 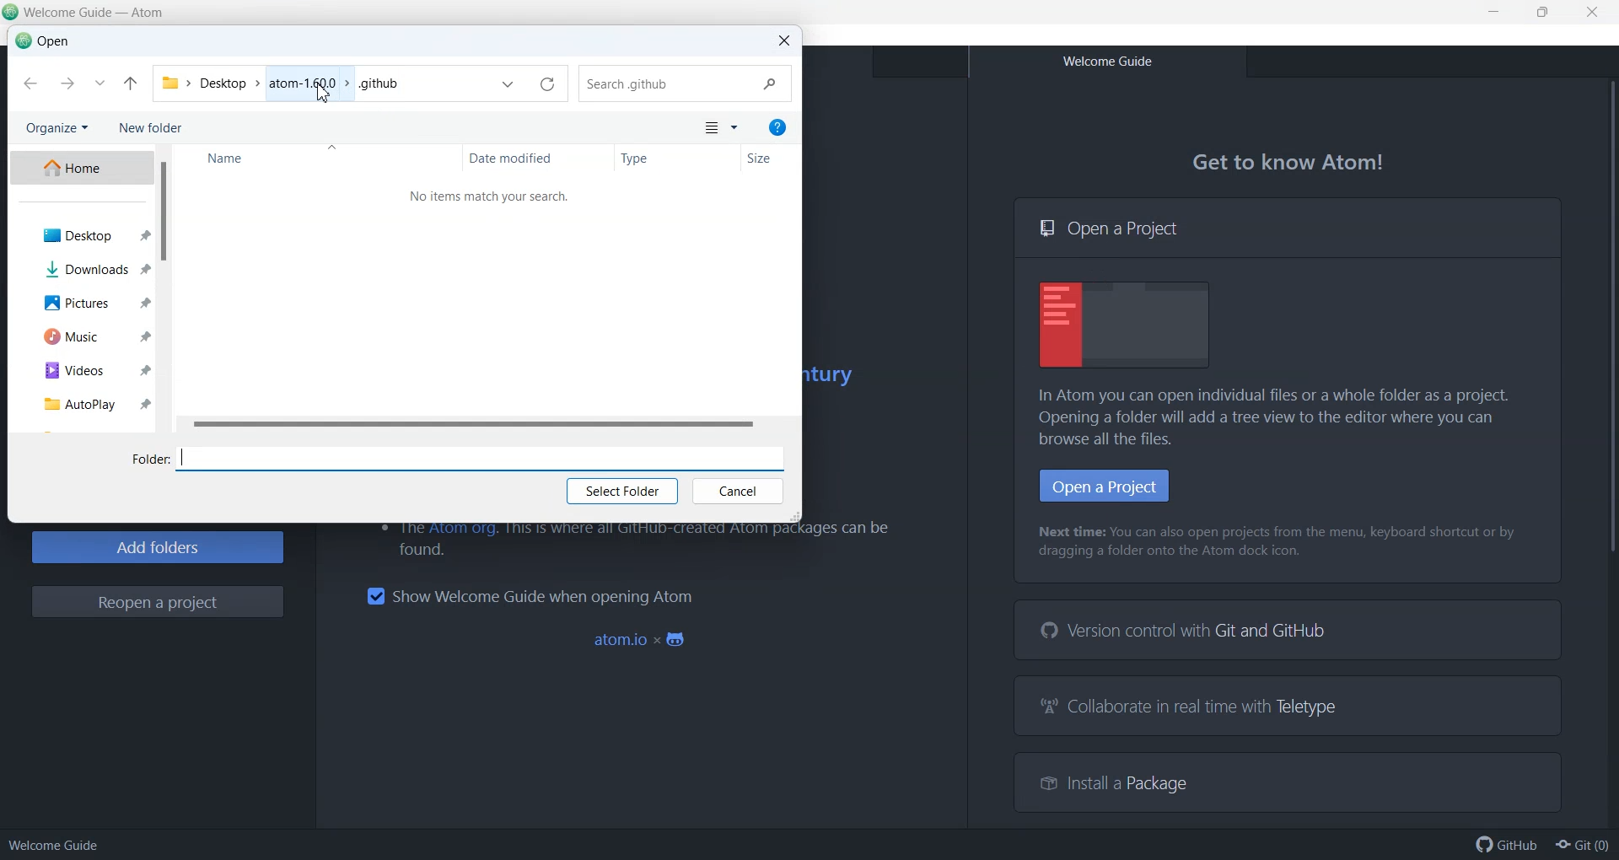 I want to click on Reload, so click(x=546, y=85).